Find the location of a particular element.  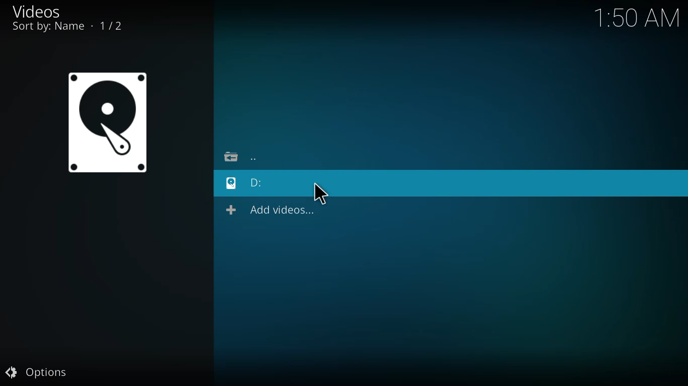

cursor is located at coordinates (322, 193).